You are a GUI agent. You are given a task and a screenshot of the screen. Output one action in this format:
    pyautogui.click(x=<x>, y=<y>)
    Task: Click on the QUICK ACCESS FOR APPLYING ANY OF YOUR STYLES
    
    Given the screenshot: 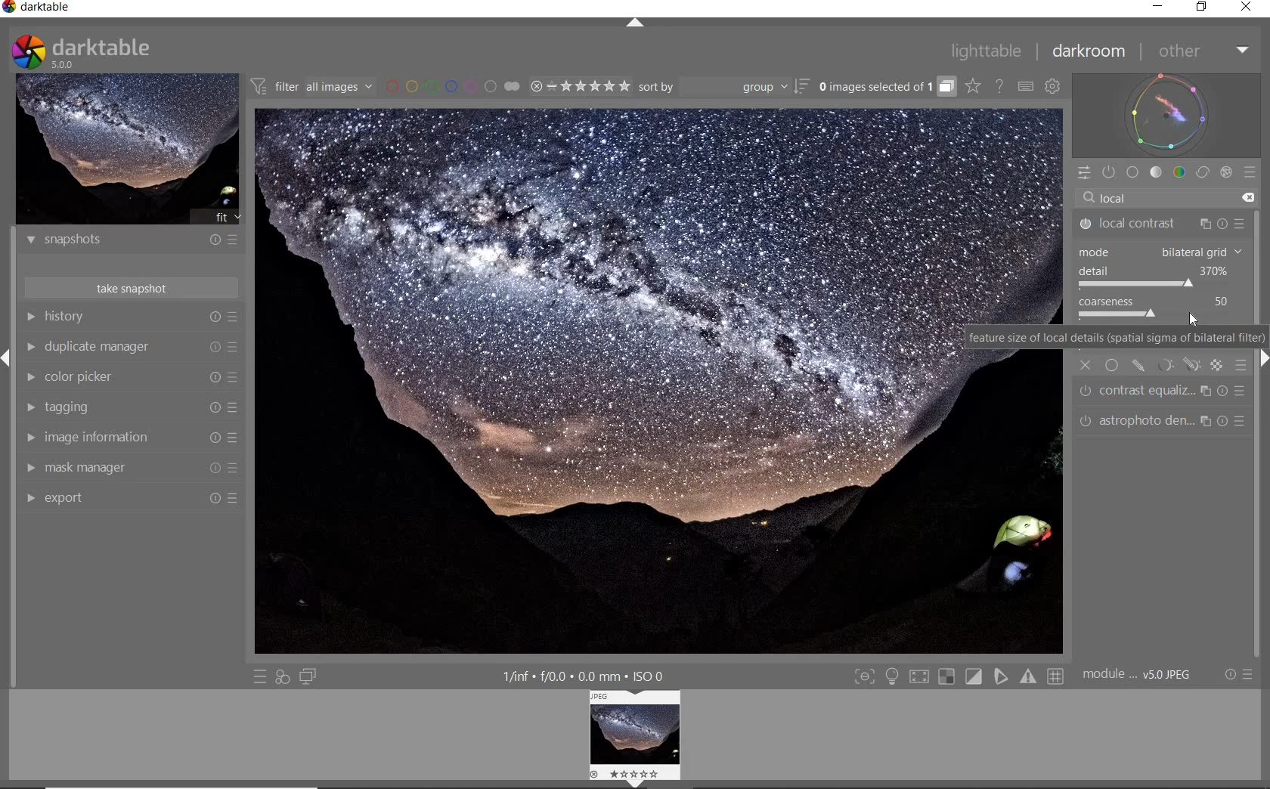 What is the action you would take?
    pyautogui.click(x=281, y=676)
    